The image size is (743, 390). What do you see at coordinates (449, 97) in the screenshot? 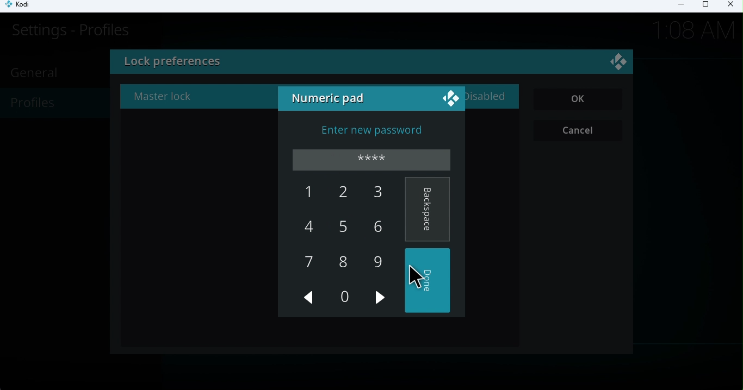
I see `logo` at bounding box center [449, 97].